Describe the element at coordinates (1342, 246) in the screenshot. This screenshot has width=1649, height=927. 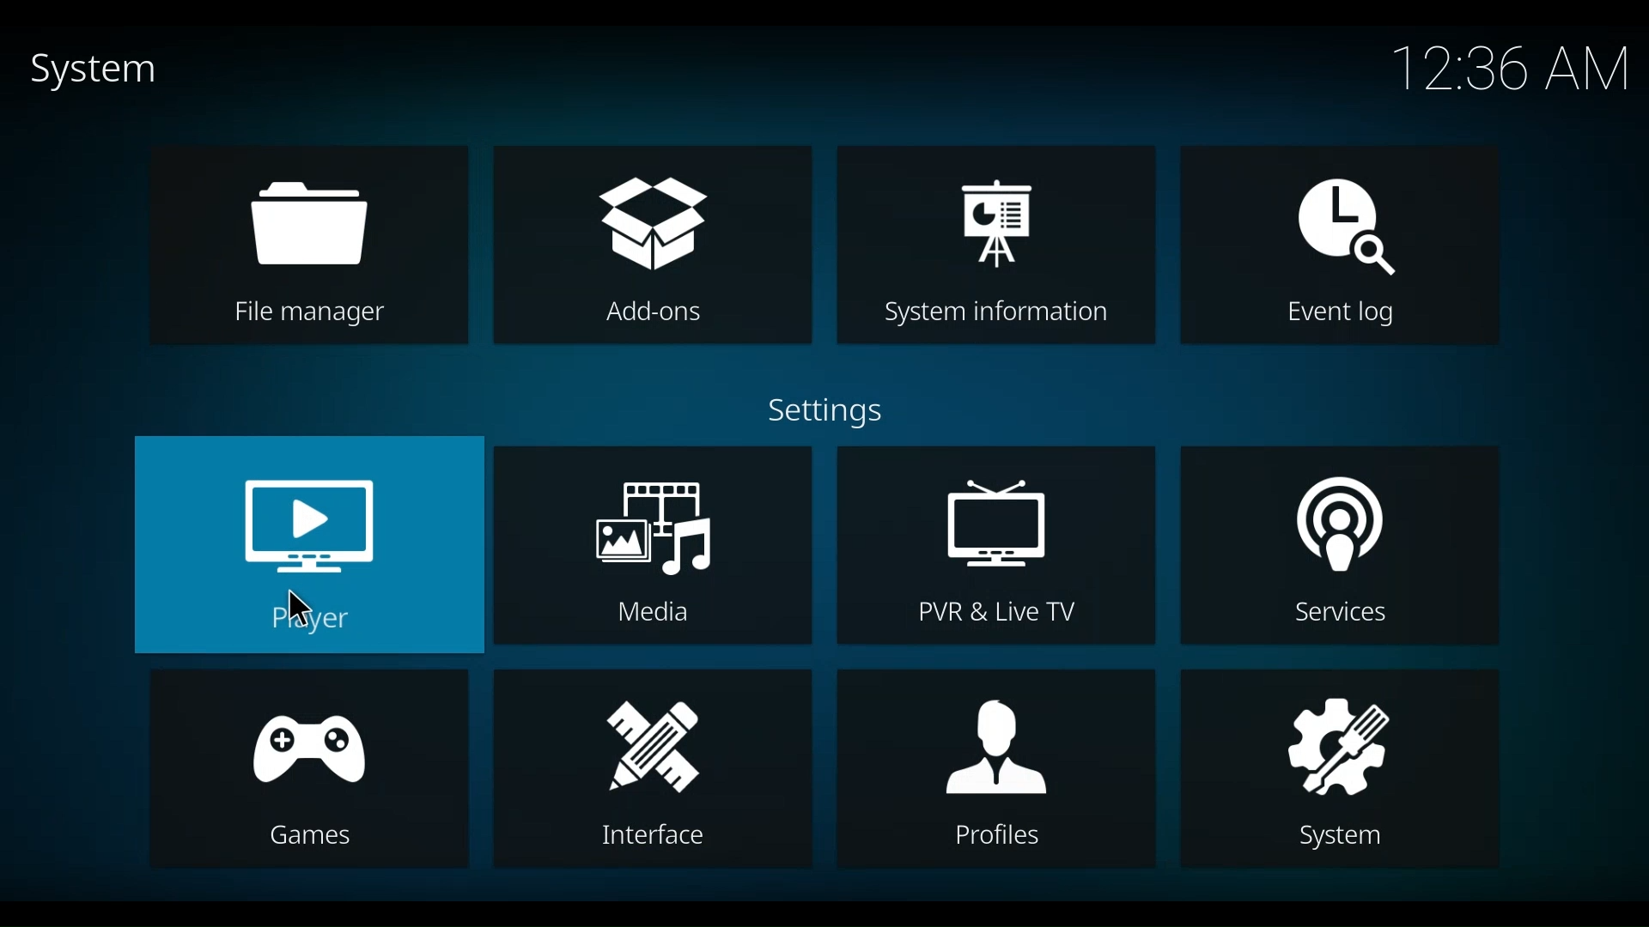
I see `Event log` at that location.